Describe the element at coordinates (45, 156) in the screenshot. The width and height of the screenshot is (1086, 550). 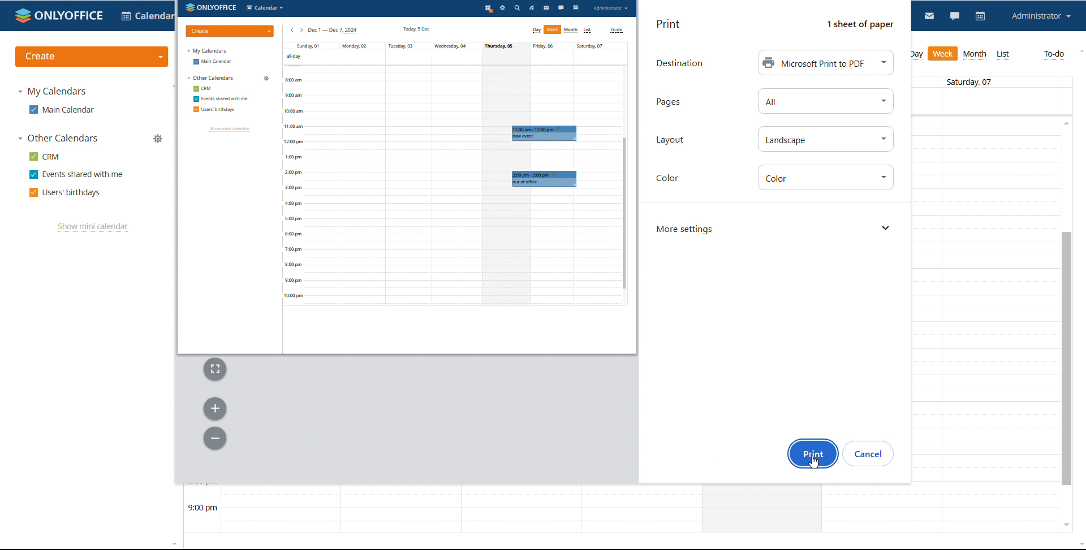
I see `crm` at that location.